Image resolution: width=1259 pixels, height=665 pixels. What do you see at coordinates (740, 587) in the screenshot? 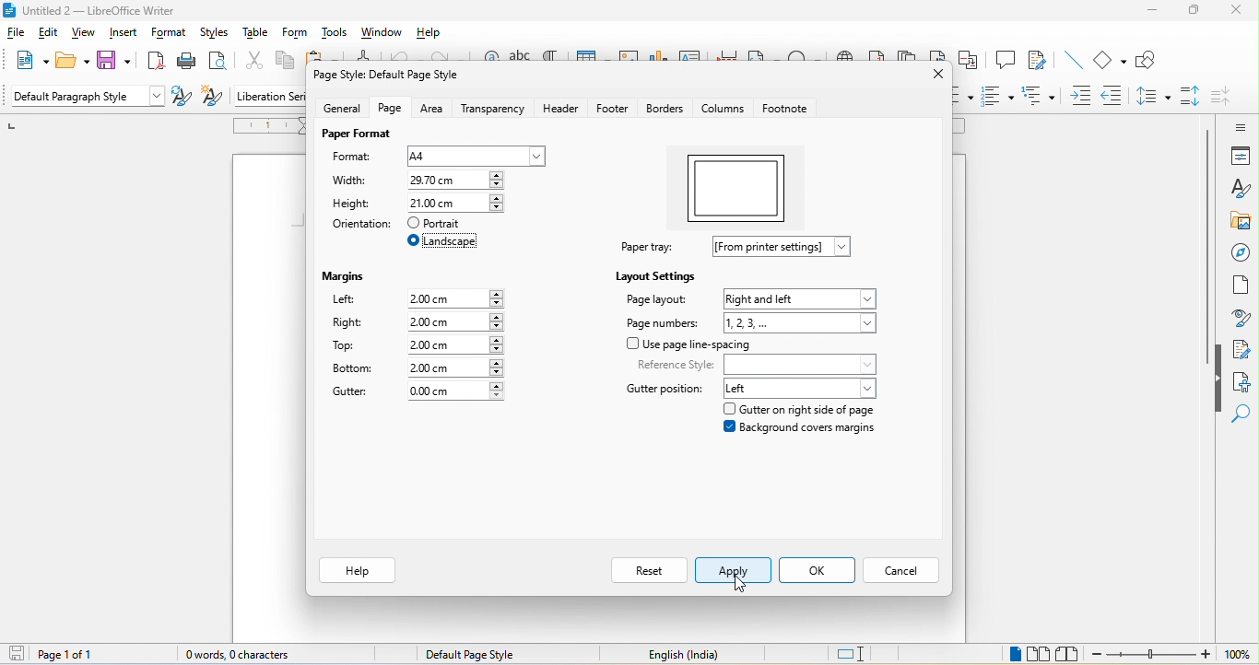
I see `cursor movement` at bounding box center [740, 587].